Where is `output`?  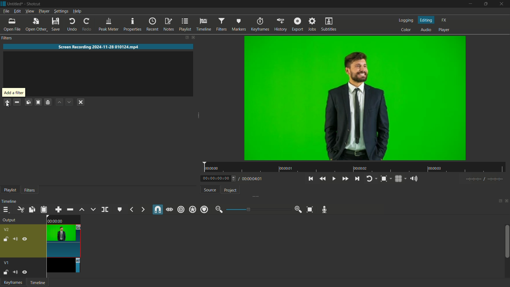
output is located at coordinates (8, 220).